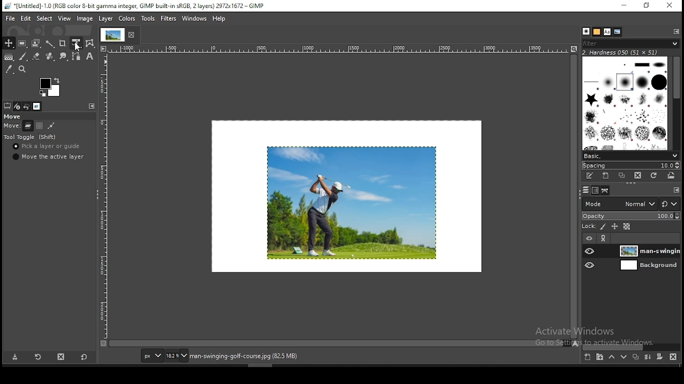 This screenshot has height=384, width=684. What do you see at coordinates (243, 356) in the screenshot?
I see `man-swinging-golf-course.jpg (82.5)` at bounding box center [243, 356].